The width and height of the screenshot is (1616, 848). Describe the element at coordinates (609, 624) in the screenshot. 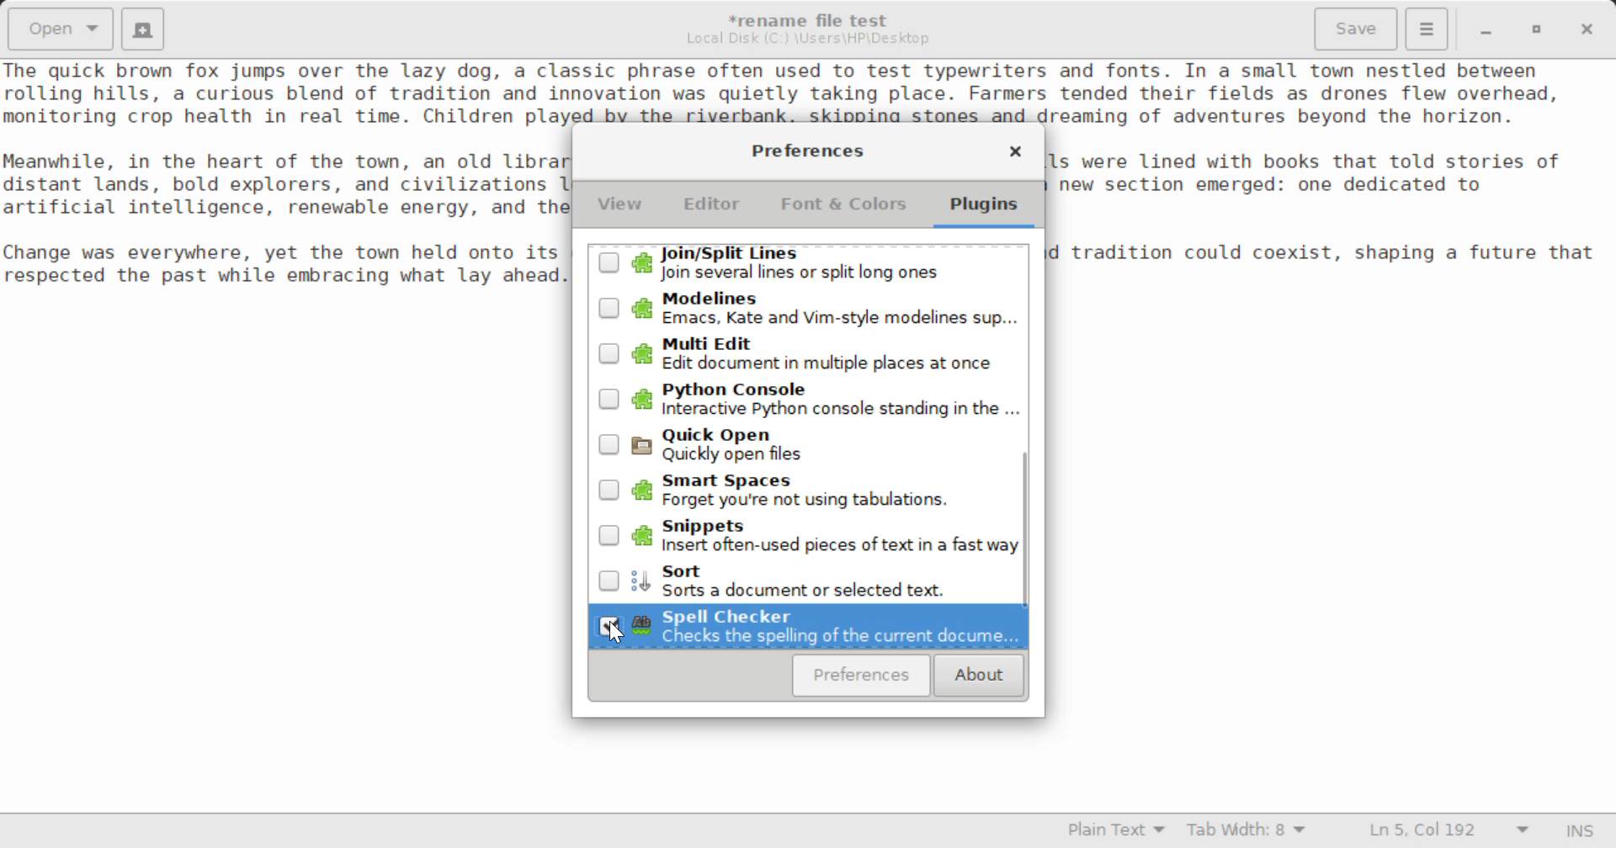

I see `Cursor Position to Unselect` at that location.